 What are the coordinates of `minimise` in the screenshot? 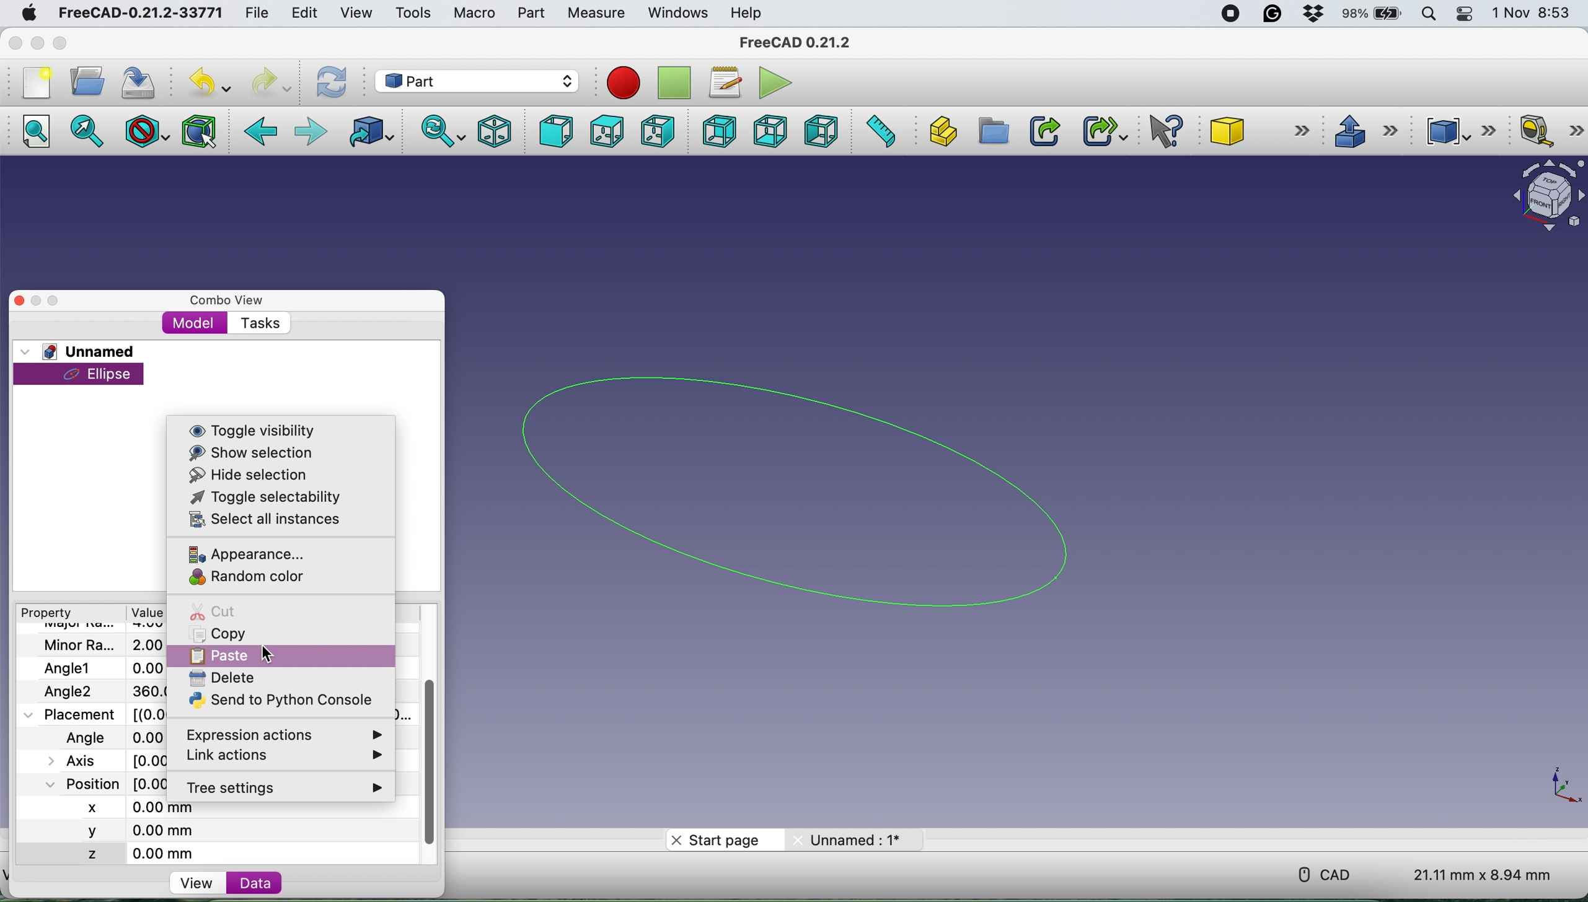 It's located at (35, 43).